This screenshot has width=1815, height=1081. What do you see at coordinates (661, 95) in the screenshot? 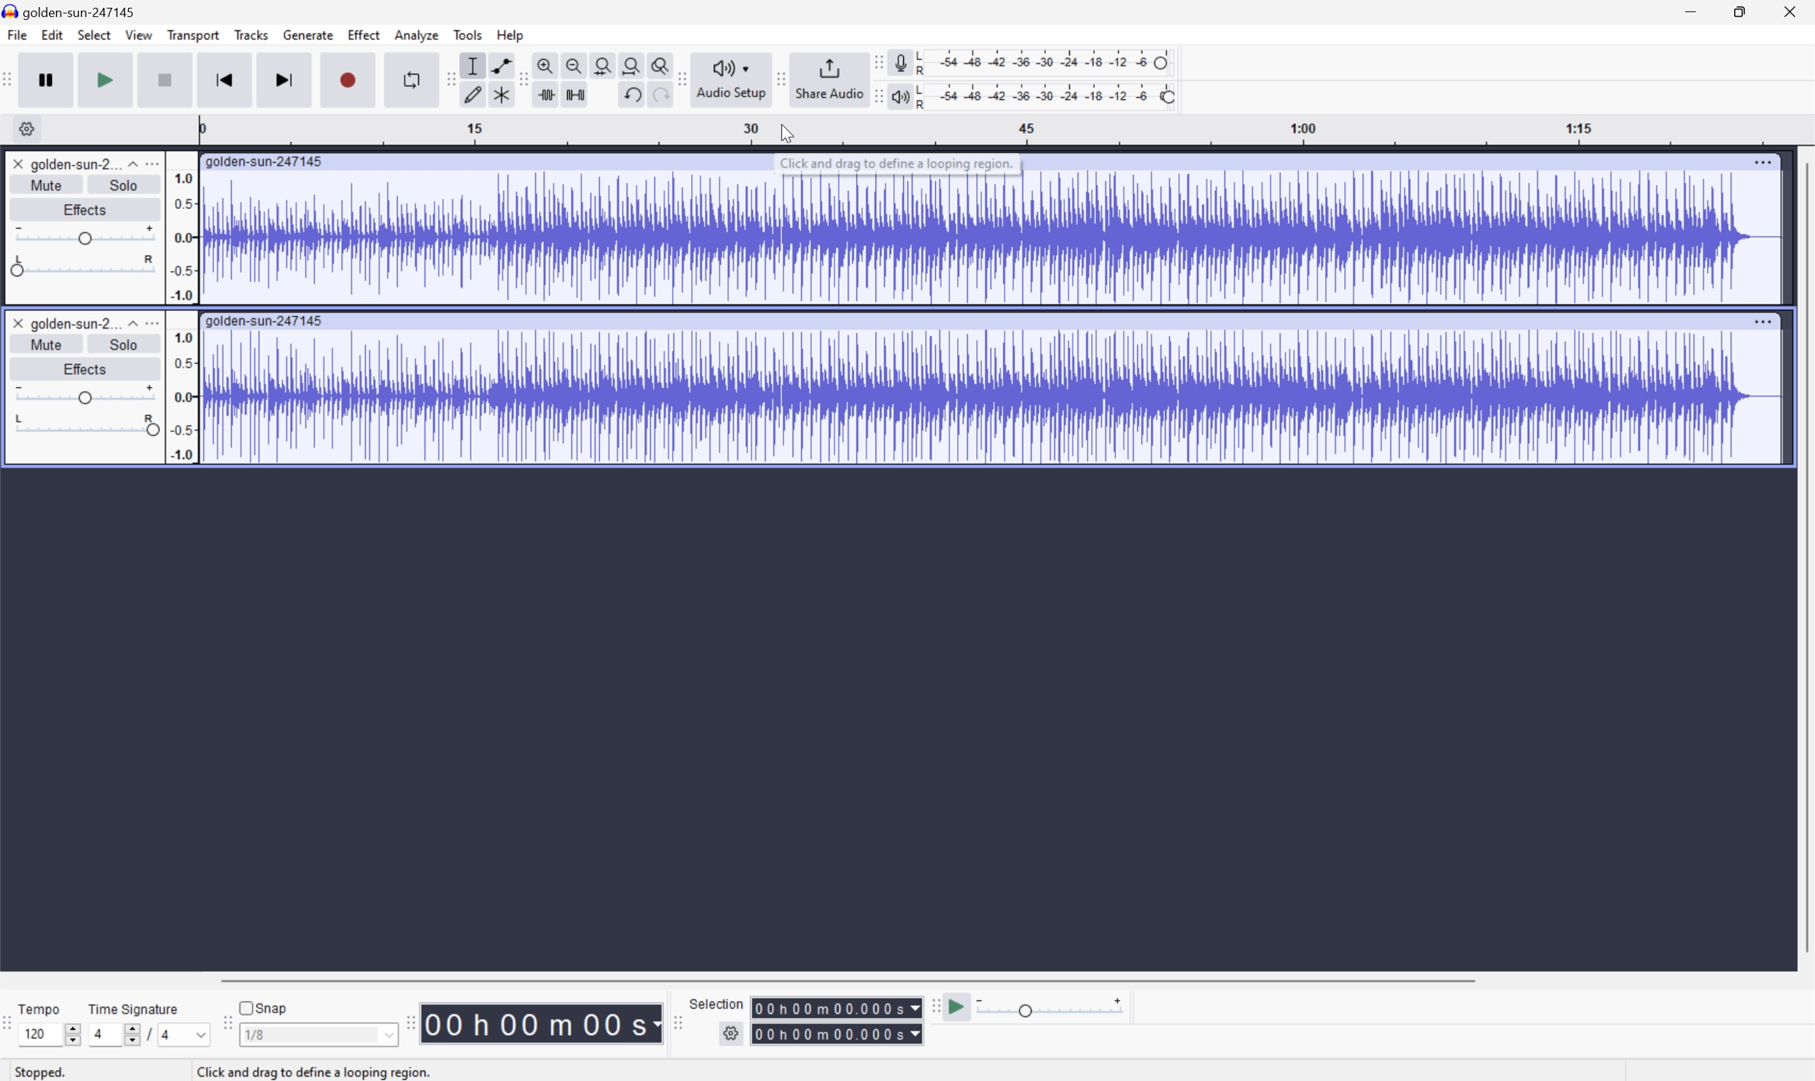
I see `Redo` at bounding box center [661, 95].